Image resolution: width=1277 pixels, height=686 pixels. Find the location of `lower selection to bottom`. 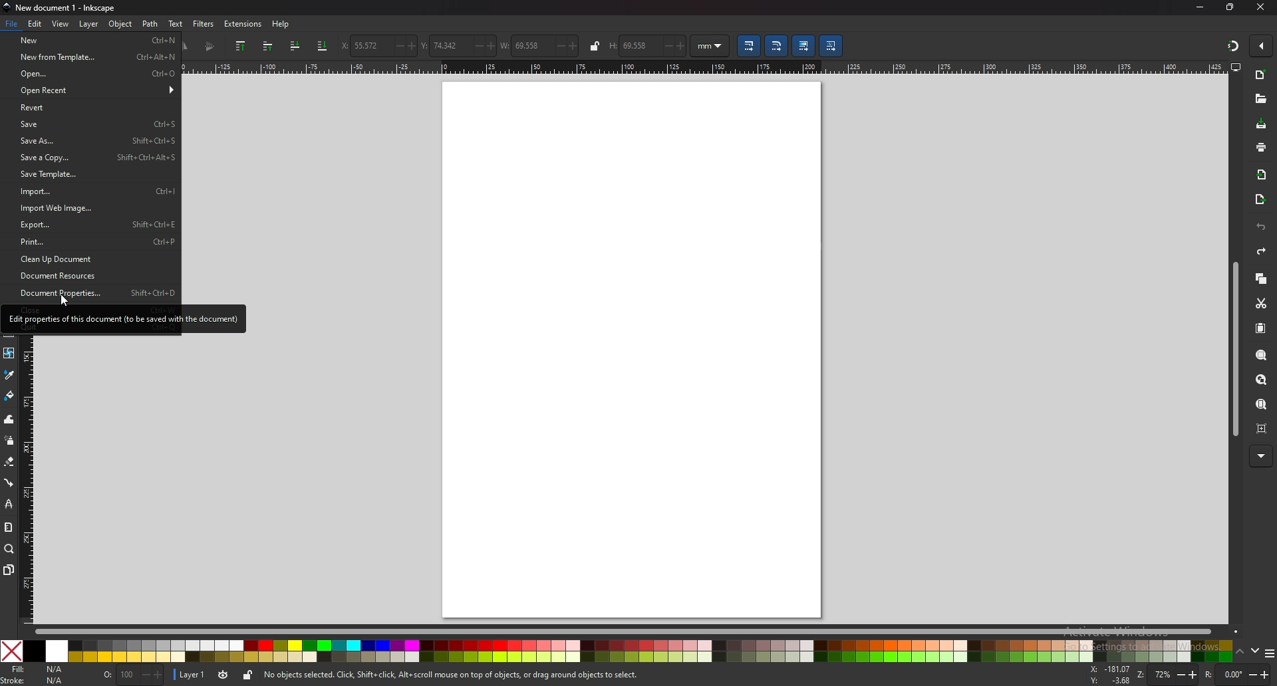

lower selection to bottom is located at coordinates (802, 47).